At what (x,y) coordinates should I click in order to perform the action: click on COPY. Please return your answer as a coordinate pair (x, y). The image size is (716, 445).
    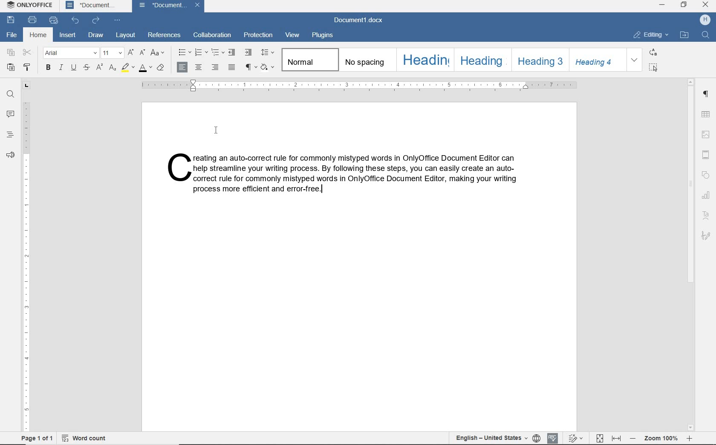
    Looking at the image, I should click on (11, 52).